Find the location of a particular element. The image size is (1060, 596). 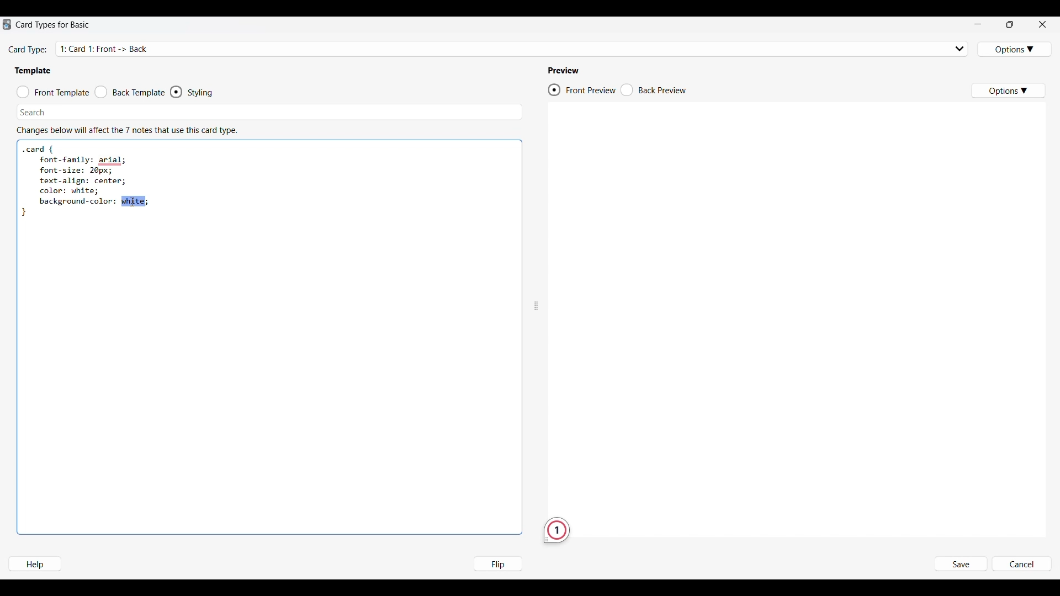

Grammarly extension is located at coordinates (556, 530).